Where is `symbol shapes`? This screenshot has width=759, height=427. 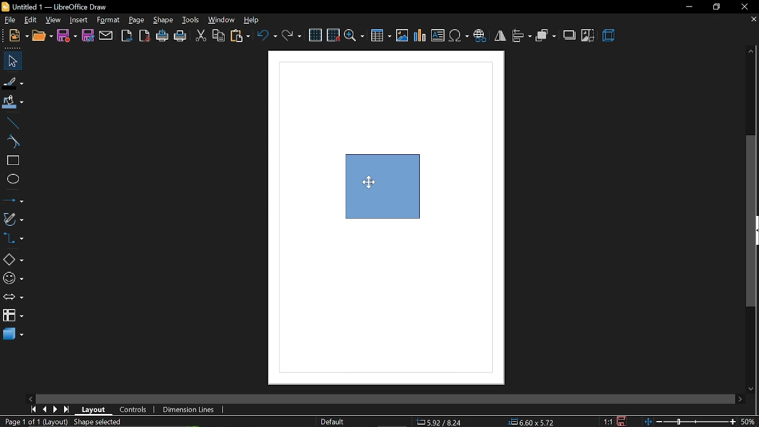 symbol shapes is located at coordinates (12, 279).